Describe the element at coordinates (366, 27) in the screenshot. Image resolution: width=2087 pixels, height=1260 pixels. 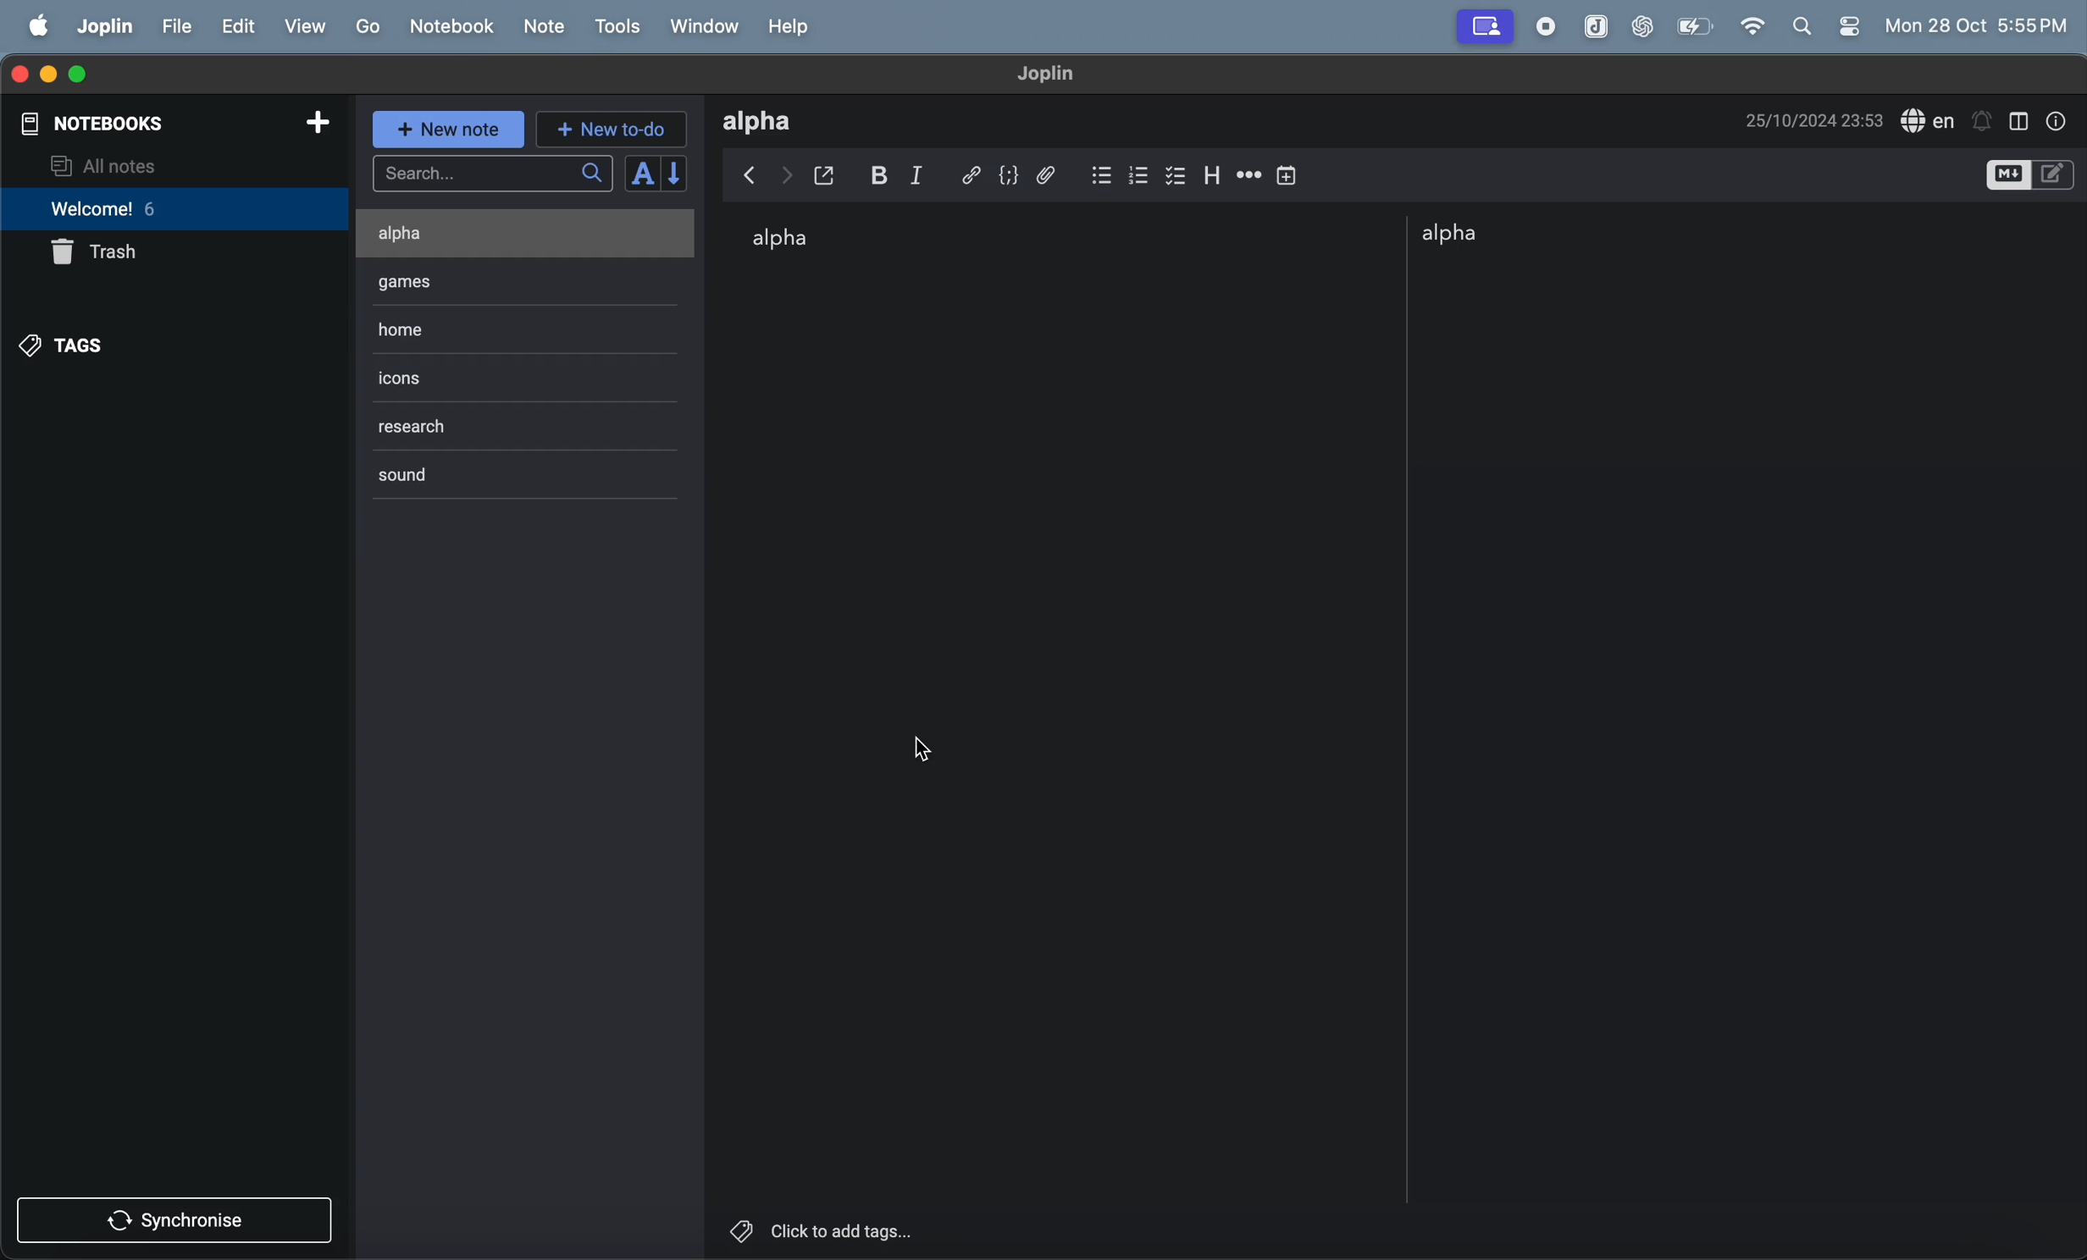
I see `go` at that location.